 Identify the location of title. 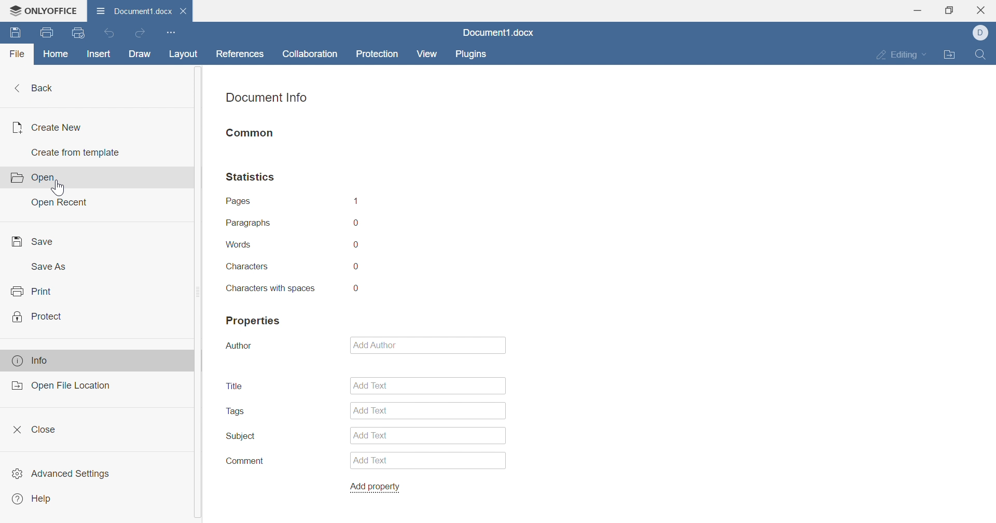
(238, 385).